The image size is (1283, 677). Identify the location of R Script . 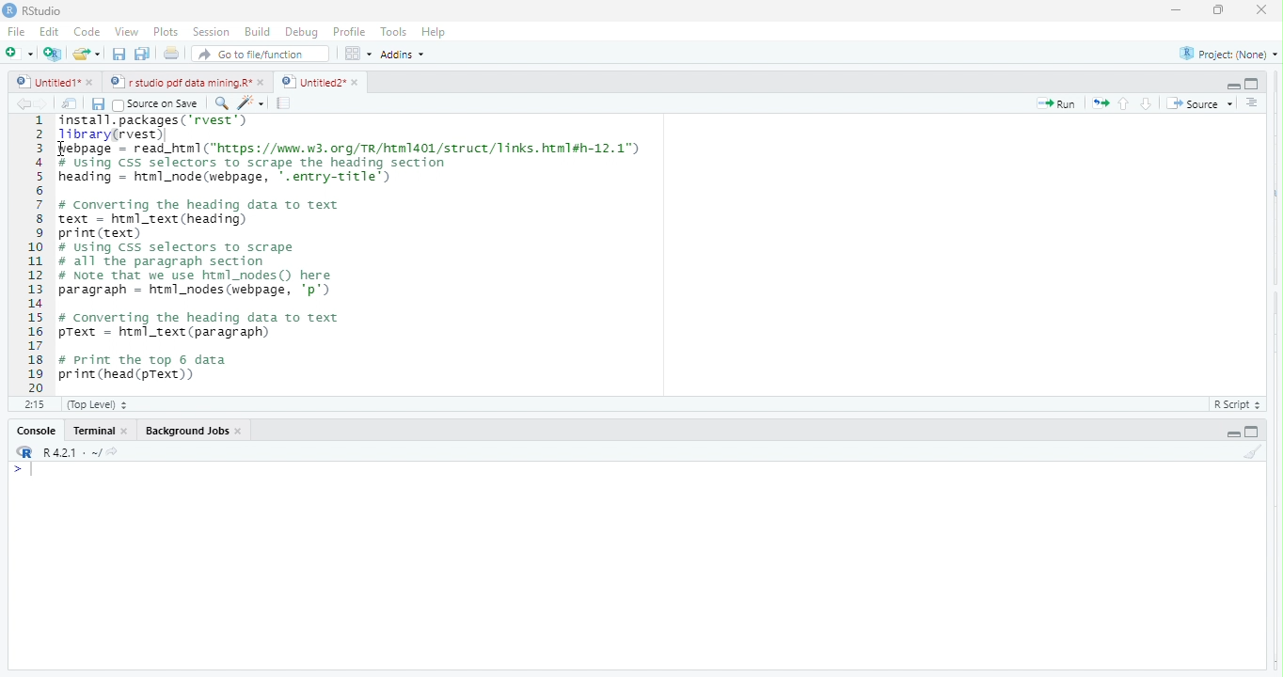
(1234, 405).